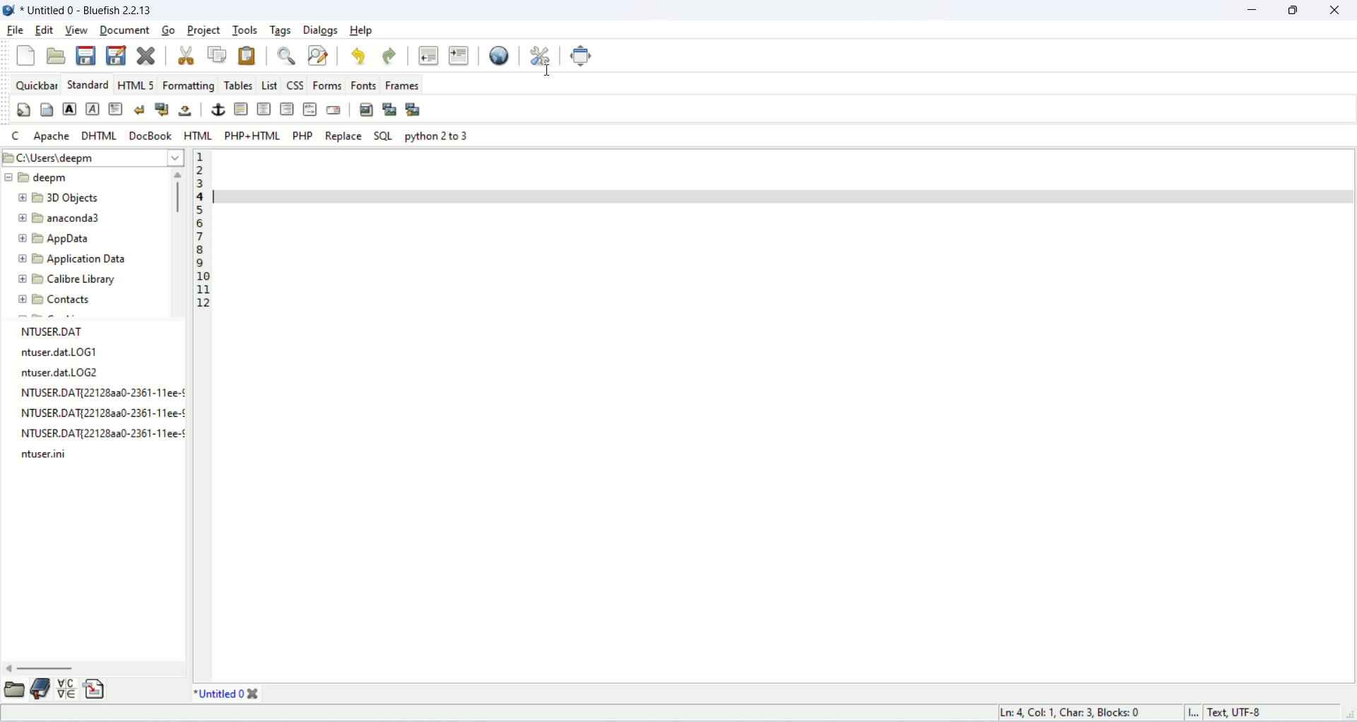 This screenshot has width=1357, height=722. Describe the element at coordinates (310, 109) in the screenshot. I see `HTML COMMENT` at that location.